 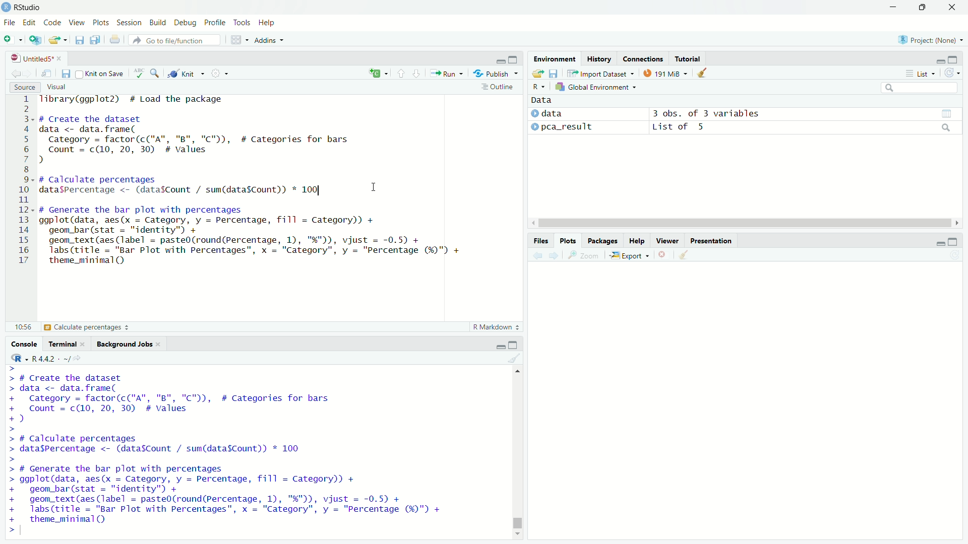 I want to click on new file, so click(x=13, y=40).